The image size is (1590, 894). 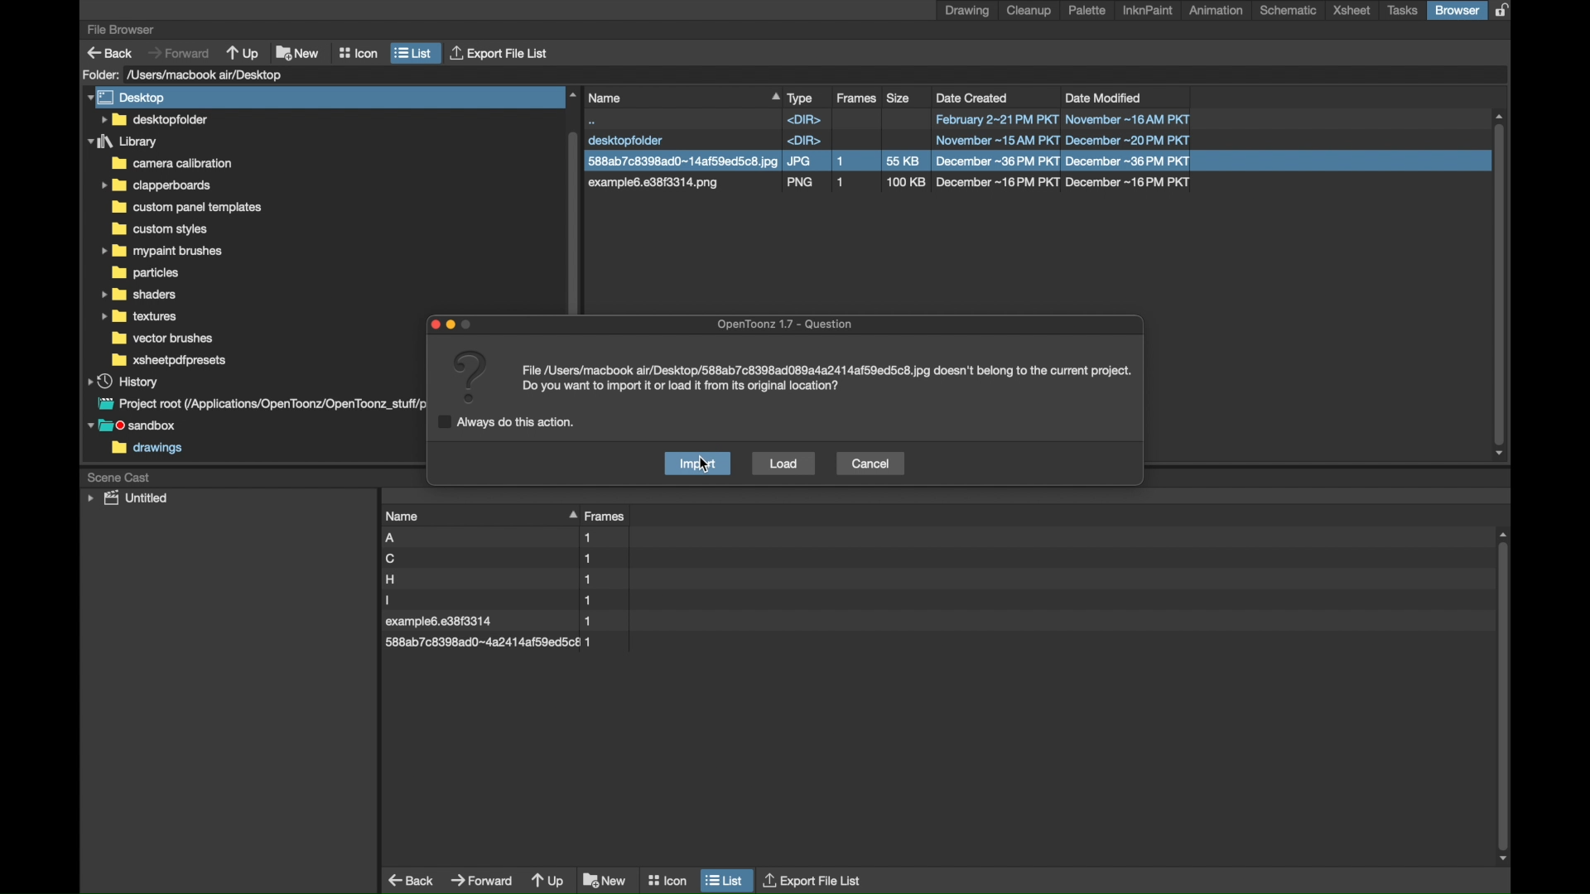 I want to click on export file list, so click(x=501, y=54).